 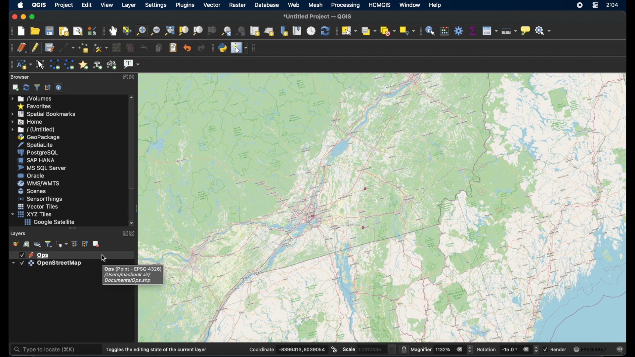 I want to click on point feature, so click(x=363, y=228).